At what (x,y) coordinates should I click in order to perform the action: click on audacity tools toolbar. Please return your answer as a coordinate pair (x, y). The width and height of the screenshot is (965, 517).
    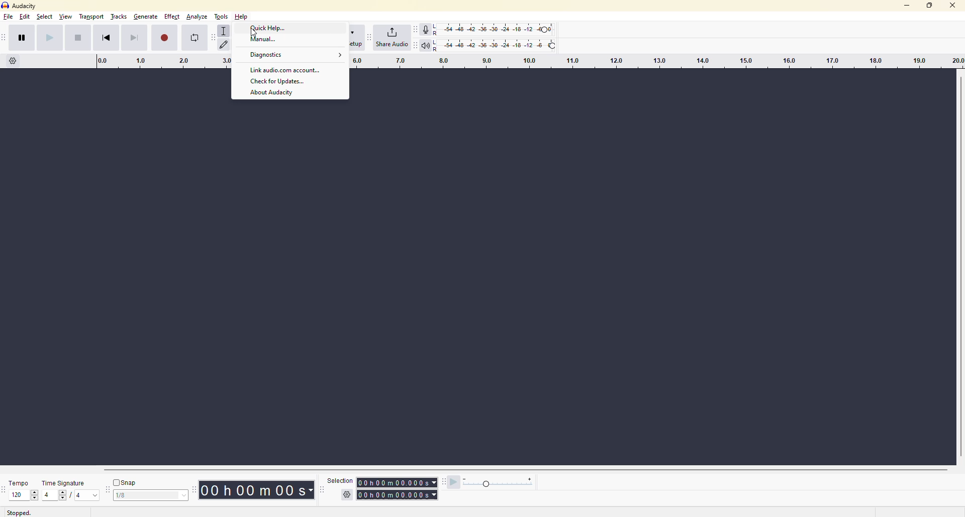
    Looking at the image, I should click on (212, 36).